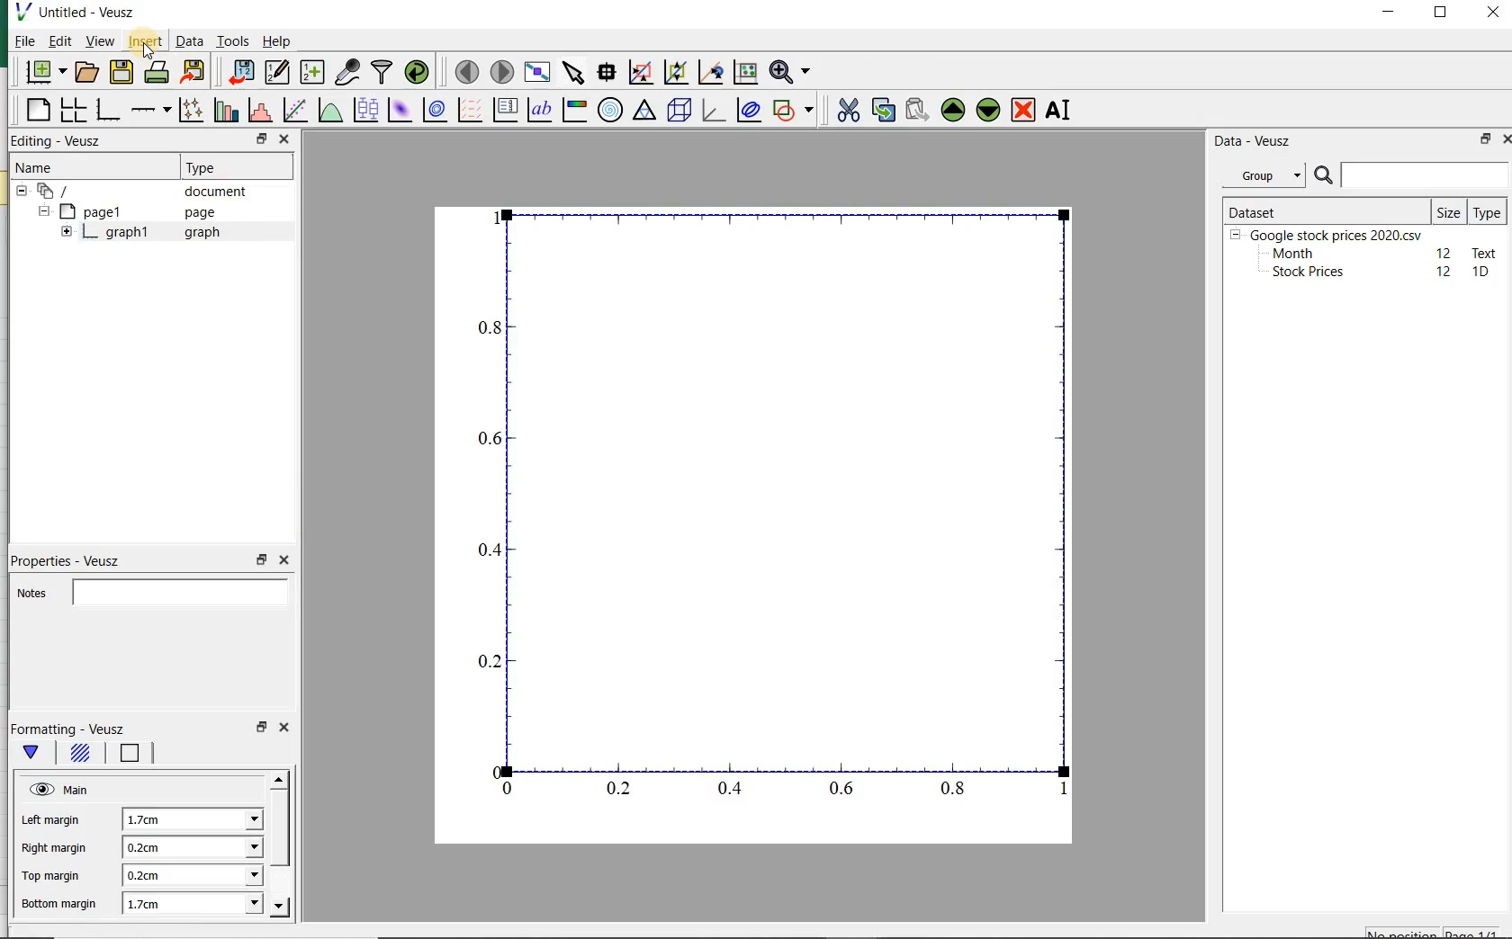 This screenshot has height=939, width=1512. I want to click on plot covariance ellipses, so click(749, 111).